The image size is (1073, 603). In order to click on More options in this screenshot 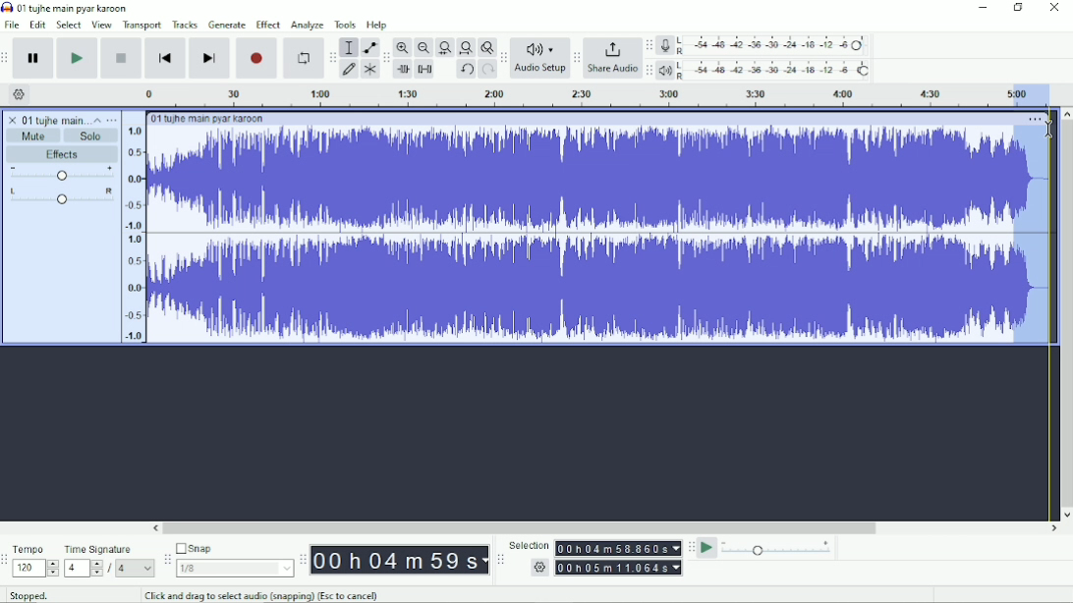, I will do `click(1036, 119)`.